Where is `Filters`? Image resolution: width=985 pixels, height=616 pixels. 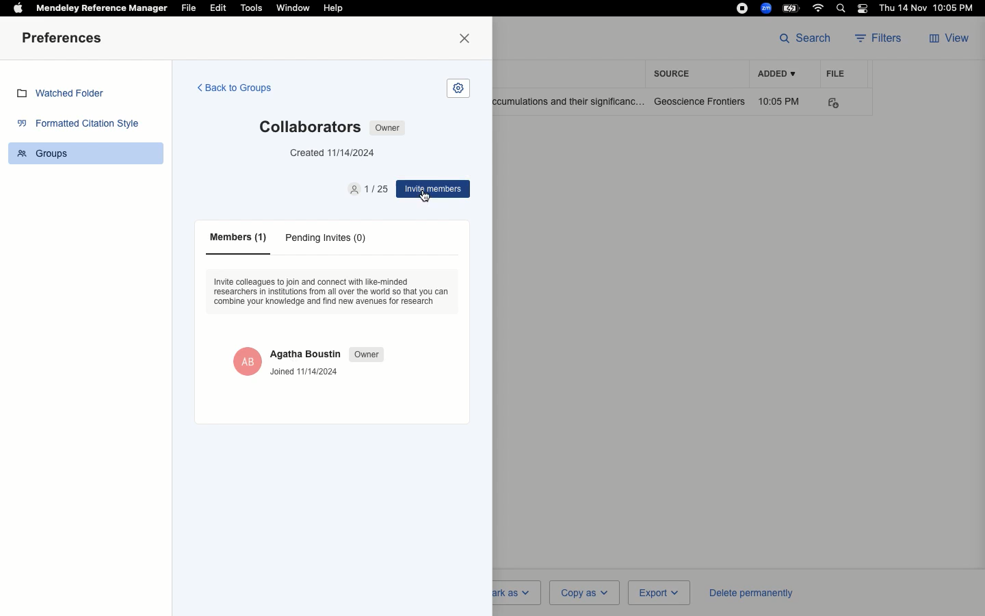 Filters is located at coordinates (882, 39).